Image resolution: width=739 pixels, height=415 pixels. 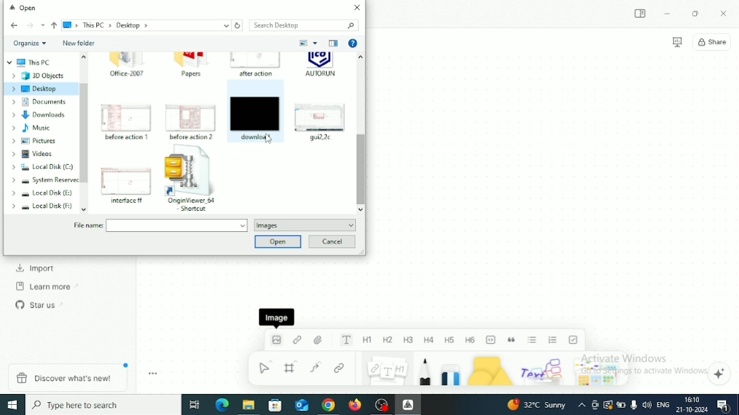 I want to click on This PC, so click(x=28, y=63).